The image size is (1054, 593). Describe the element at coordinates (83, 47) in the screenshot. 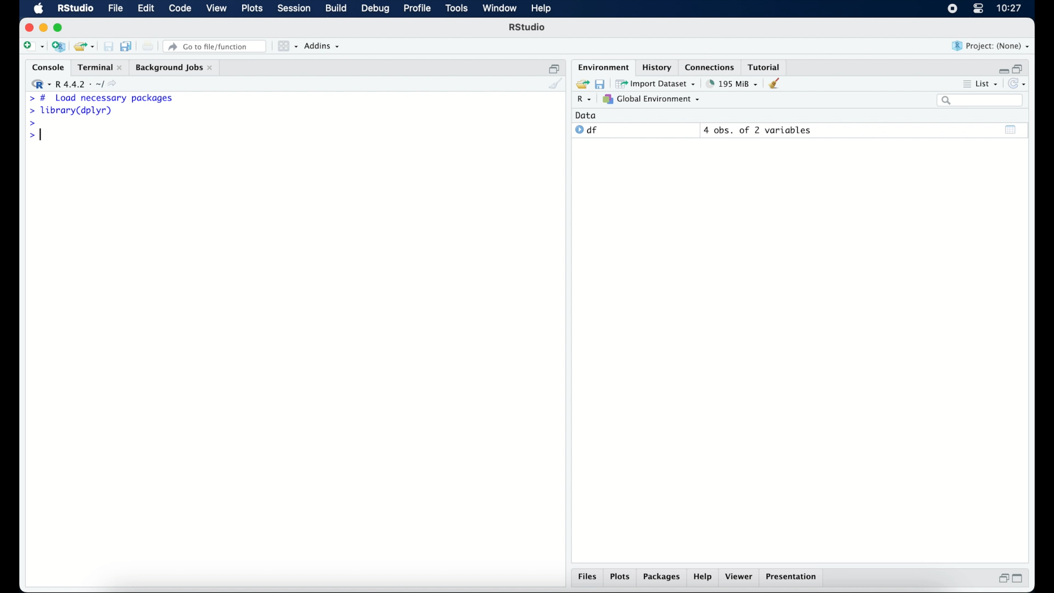

I see `load existing project` at that location.